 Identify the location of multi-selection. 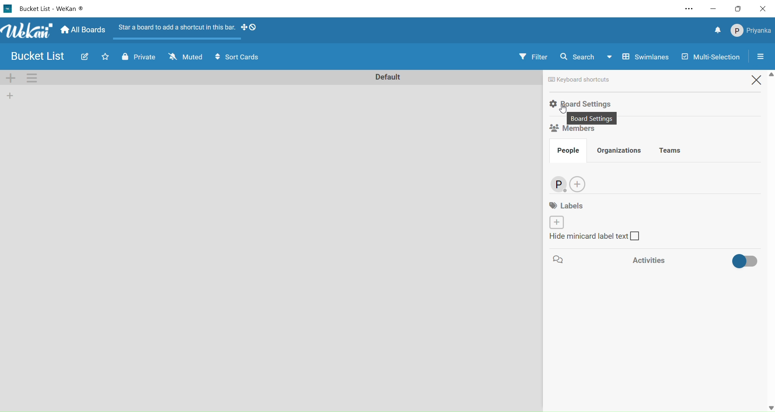
(714, 56).